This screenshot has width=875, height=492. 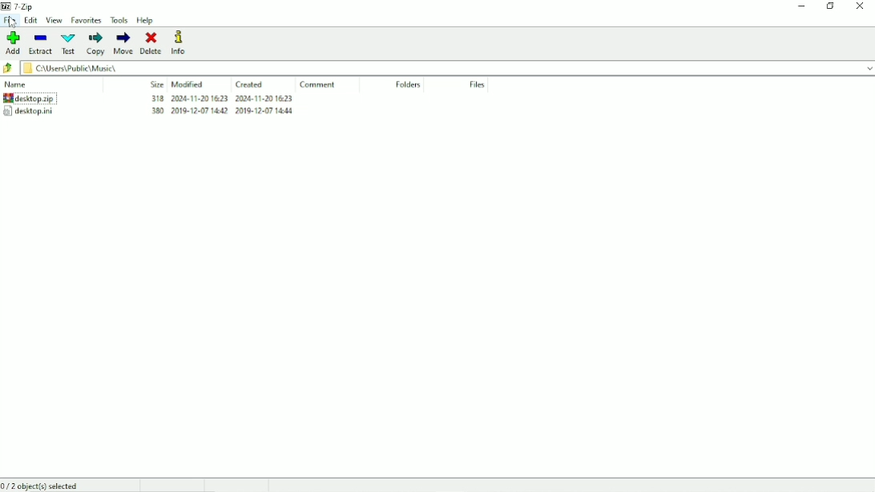 I want to click on 7 - Zip, so click(x=20, y=6).